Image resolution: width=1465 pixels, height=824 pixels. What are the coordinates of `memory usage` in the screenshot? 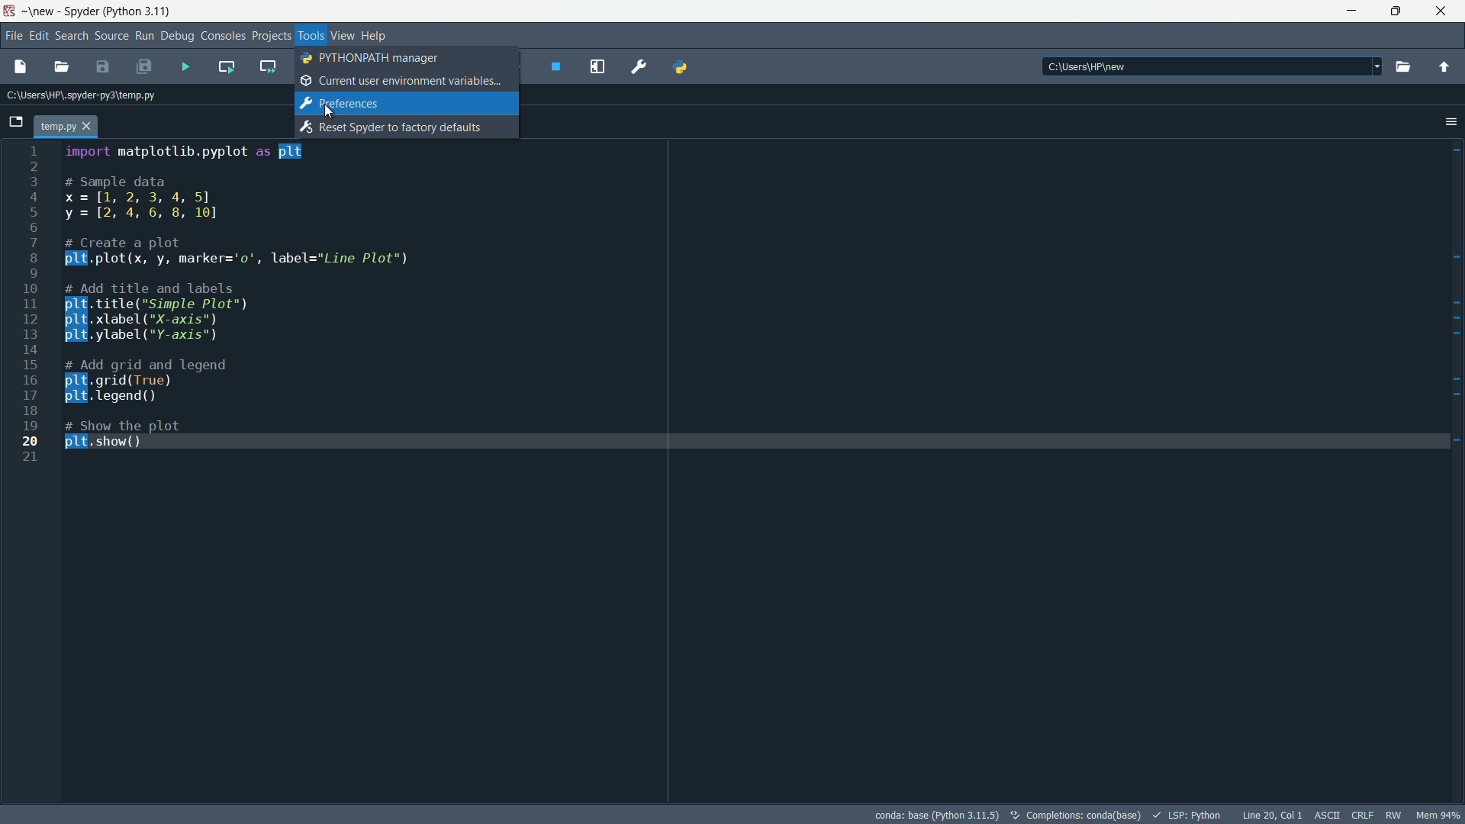 It's located at (1441, 815).